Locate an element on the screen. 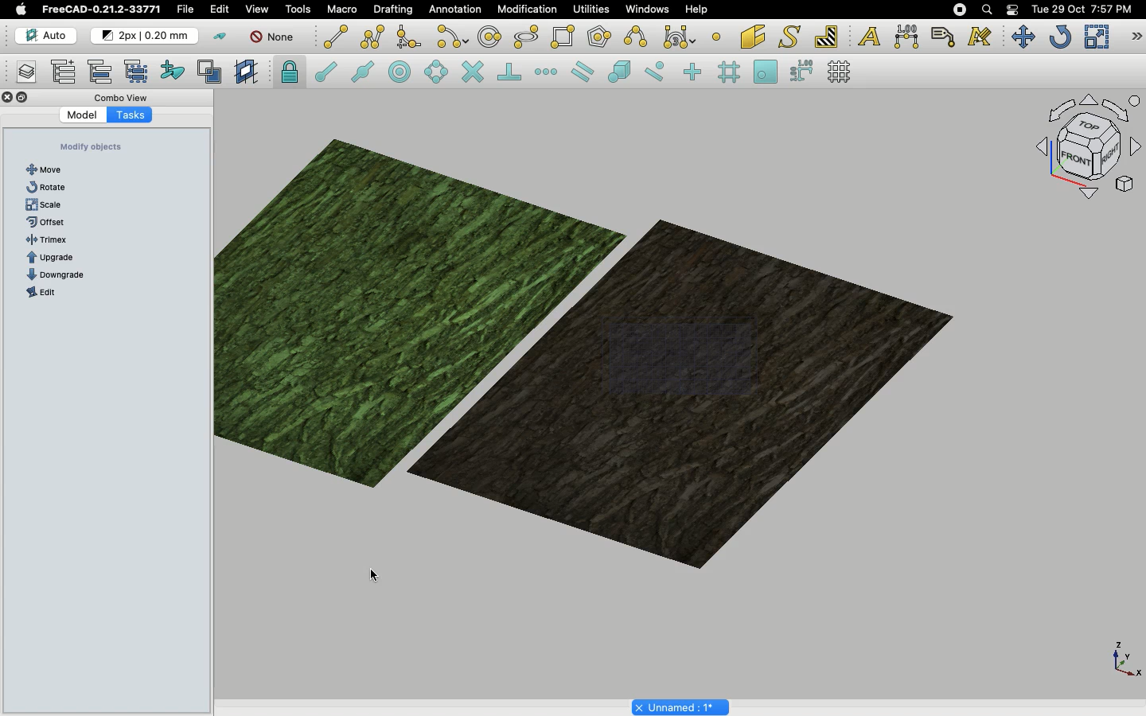 This screenshot has width=1146, height=716. Combo view is located at coordinates (123, 97).